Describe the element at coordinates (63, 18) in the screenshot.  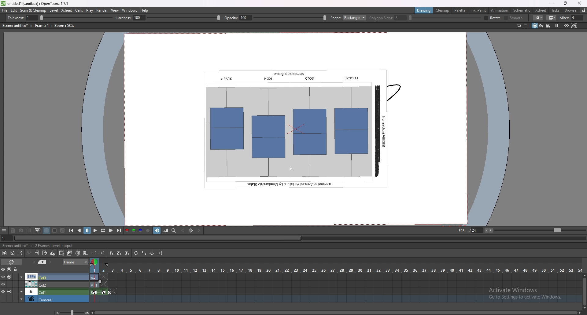
I see `thickness` at that location.